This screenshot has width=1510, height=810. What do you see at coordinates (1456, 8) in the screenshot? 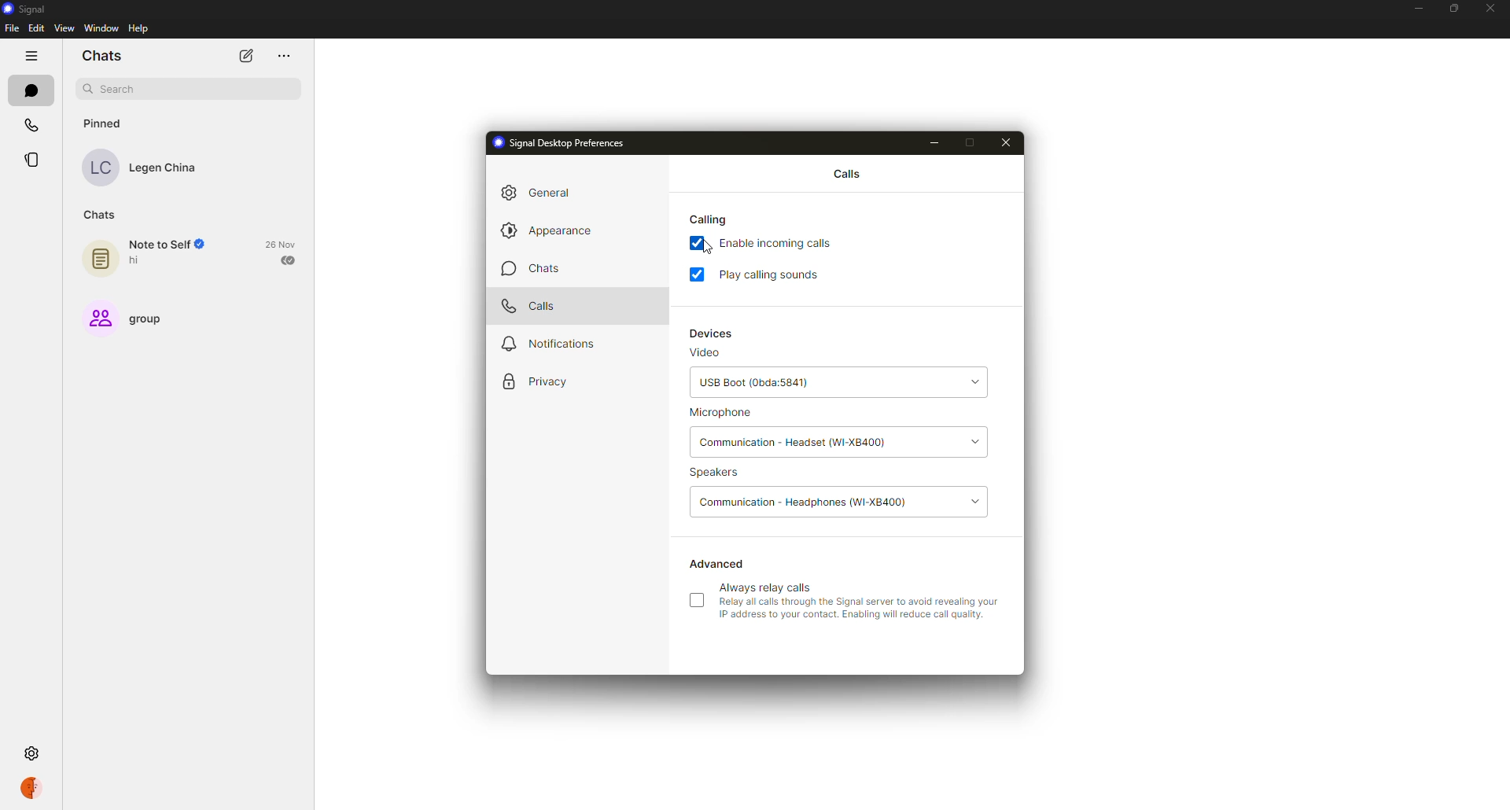
I see `maximize` at bounding box center [1456, 8].